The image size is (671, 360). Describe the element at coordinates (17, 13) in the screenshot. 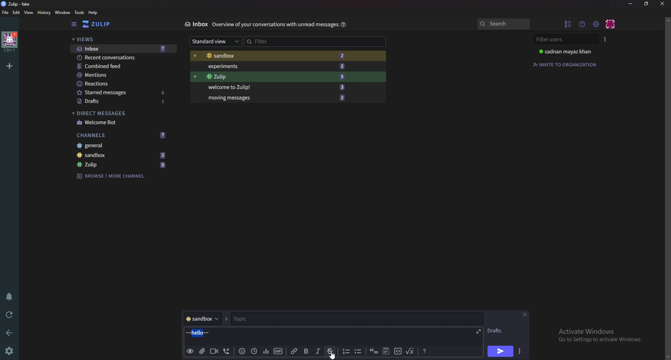

I see `Edit` at that location.